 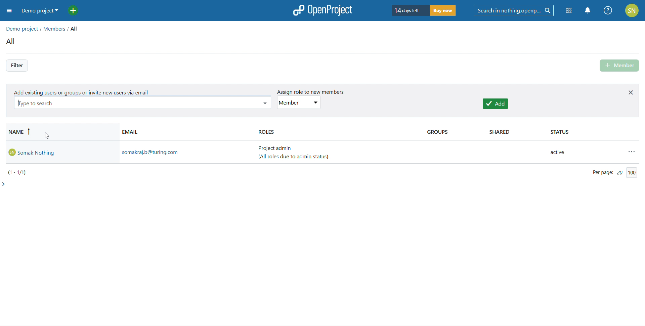 I want to click on assign role to new members, so click(x=313, y=92).